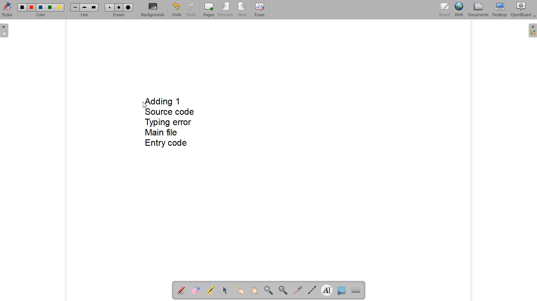  I want to click on Color 2, so click(32, 8).